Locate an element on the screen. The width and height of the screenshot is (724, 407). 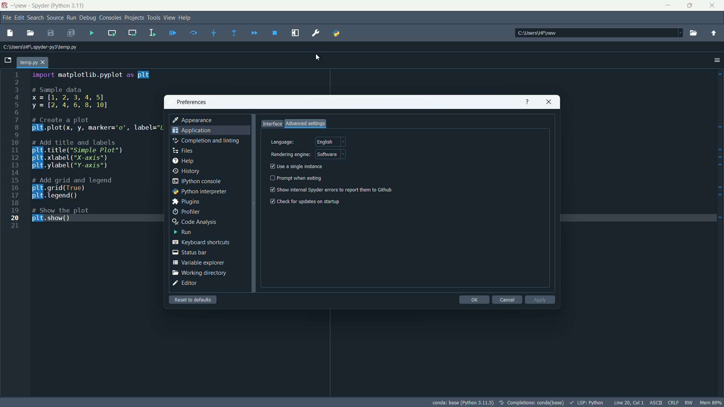
status bar is located at coordinates (189, 252).